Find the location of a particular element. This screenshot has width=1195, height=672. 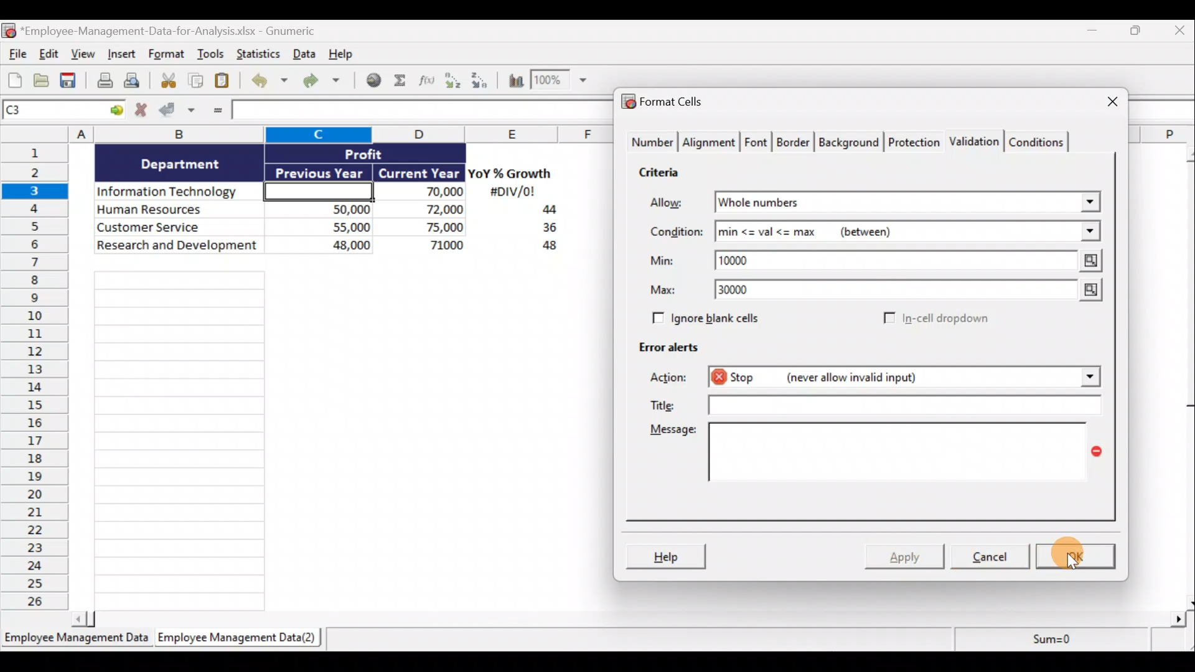

Format is located at coordinates (167, 56).